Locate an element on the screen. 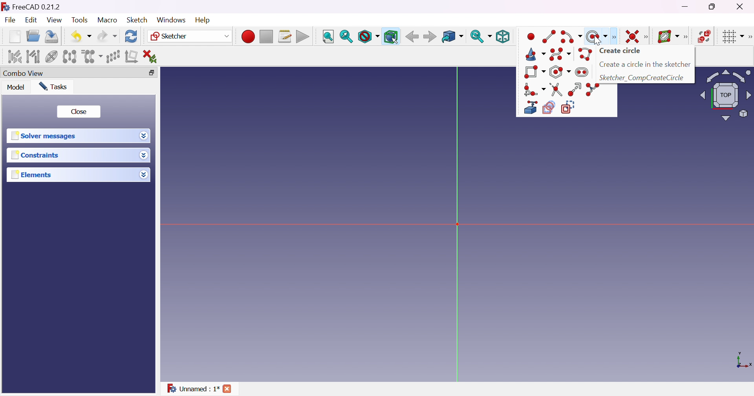 The width and height of the screenshot is (754, 396). Close is located at coordinates (228, 388).